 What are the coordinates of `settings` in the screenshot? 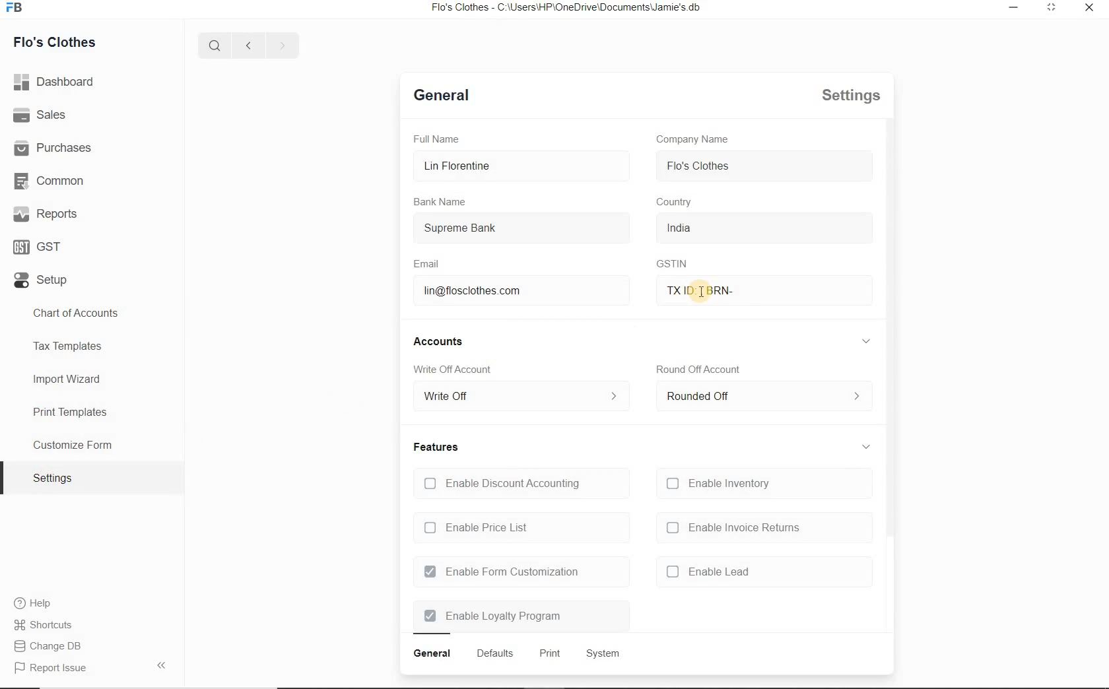 It's located at (53, 477).